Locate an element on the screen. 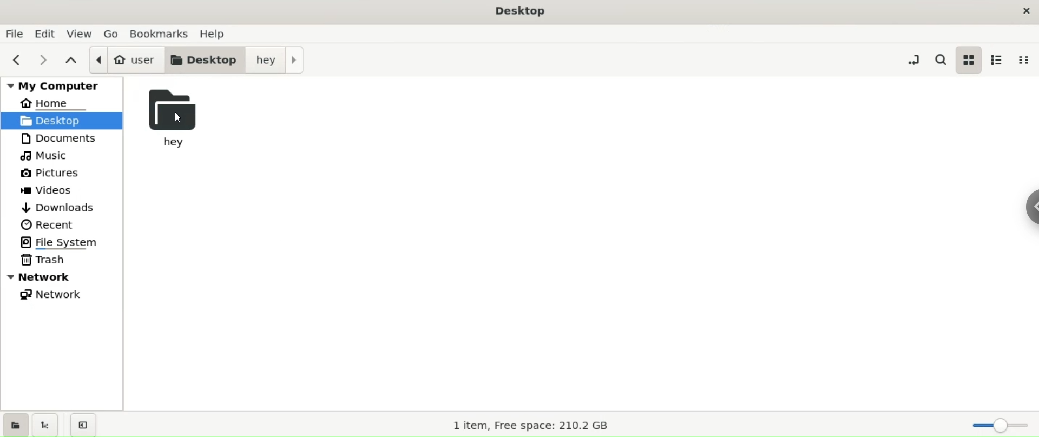 The width and height of the screenshot is (1039, 437). parent folder is located at coordinates (70, 61).